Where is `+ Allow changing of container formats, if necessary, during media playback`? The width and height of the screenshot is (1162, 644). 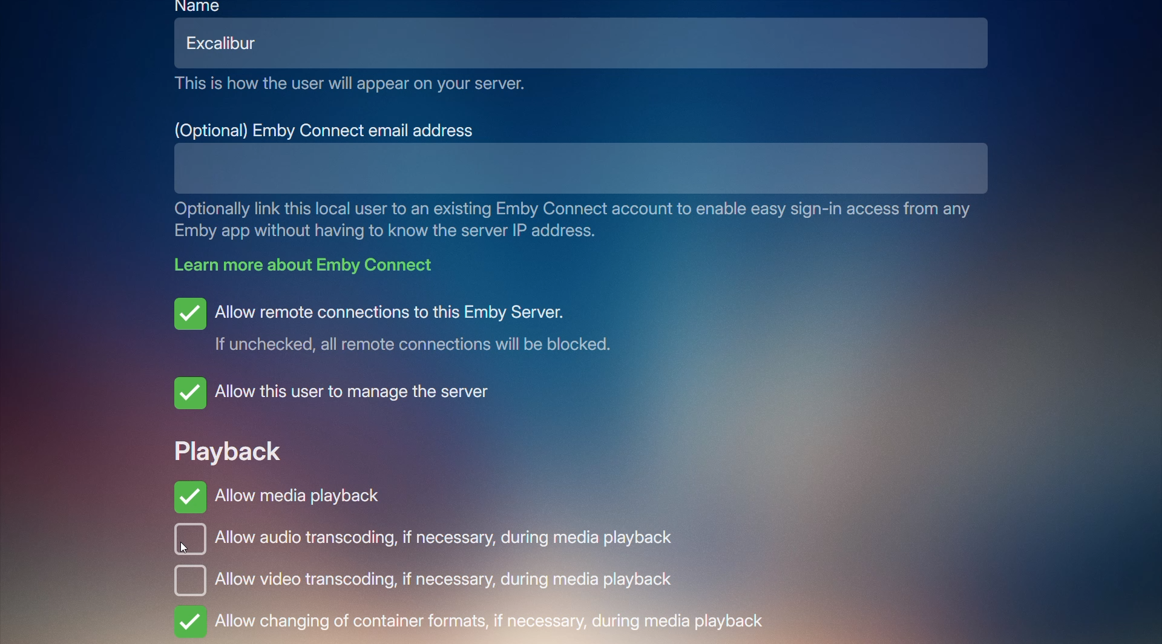 + Allow changing of container formats, if necessary, during media playback is located at coordinates (473, 622).